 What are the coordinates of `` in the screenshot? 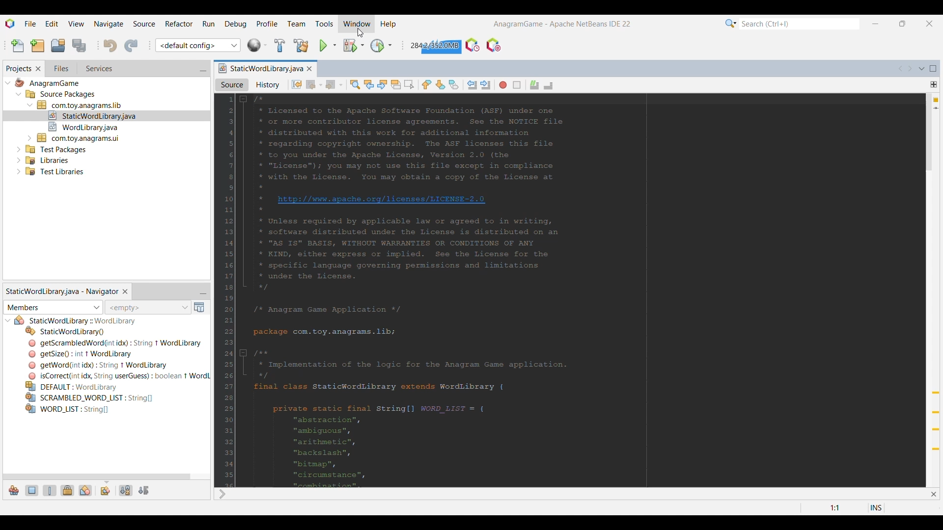 It's located at (47, 84).